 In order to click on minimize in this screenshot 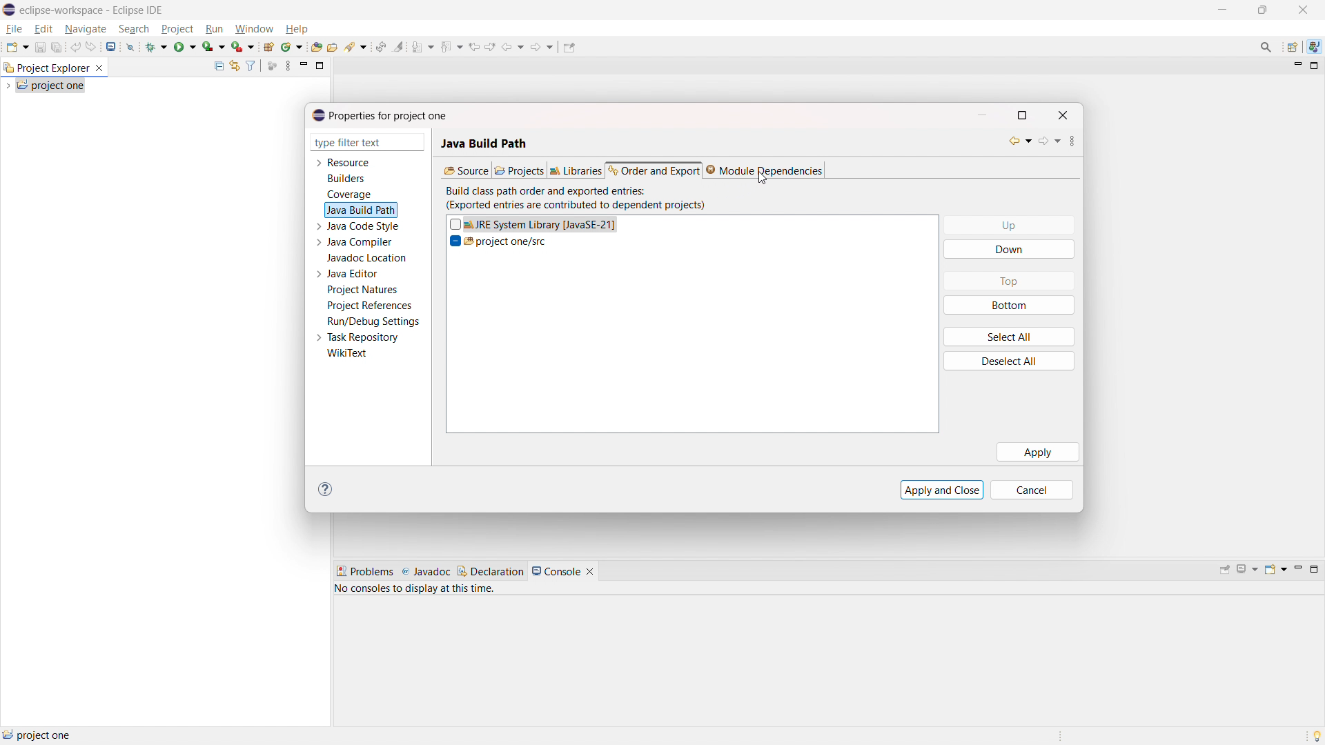, I will do `click(1263, 10)`.